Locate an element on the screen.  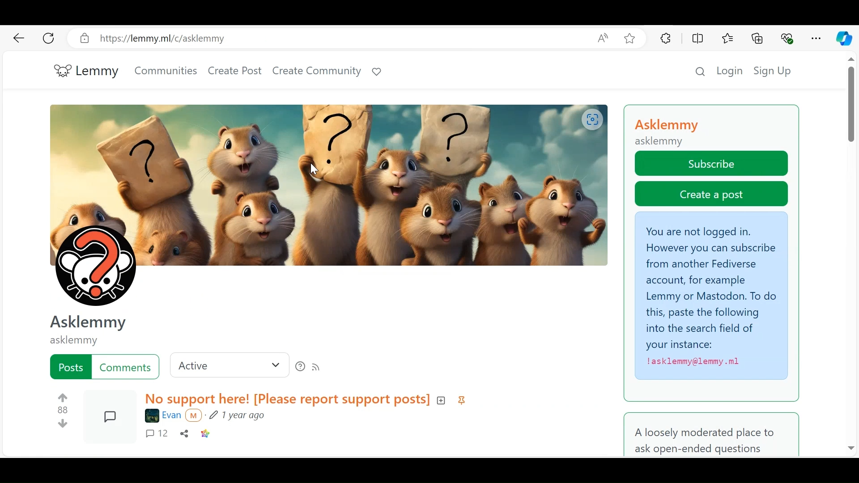
link is located at coordinates (205, 435).